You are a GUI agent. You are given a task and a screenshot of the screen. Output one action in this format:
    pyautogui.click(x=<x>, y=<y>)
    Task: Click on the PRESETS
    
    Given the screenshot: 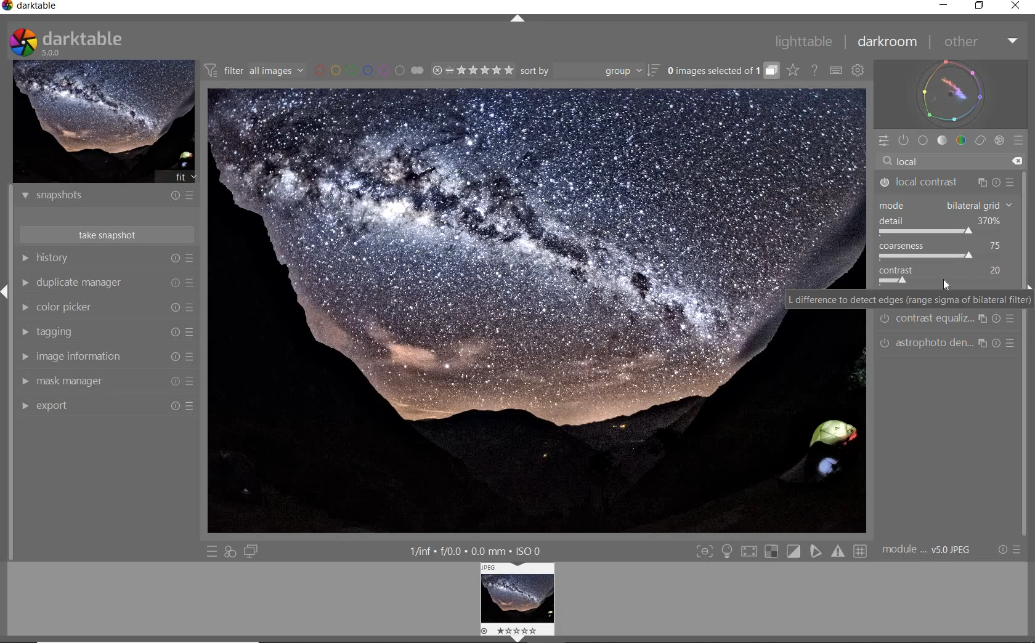 What is the action you would take?
    pyautogui.click(x=1019, y=142)
    